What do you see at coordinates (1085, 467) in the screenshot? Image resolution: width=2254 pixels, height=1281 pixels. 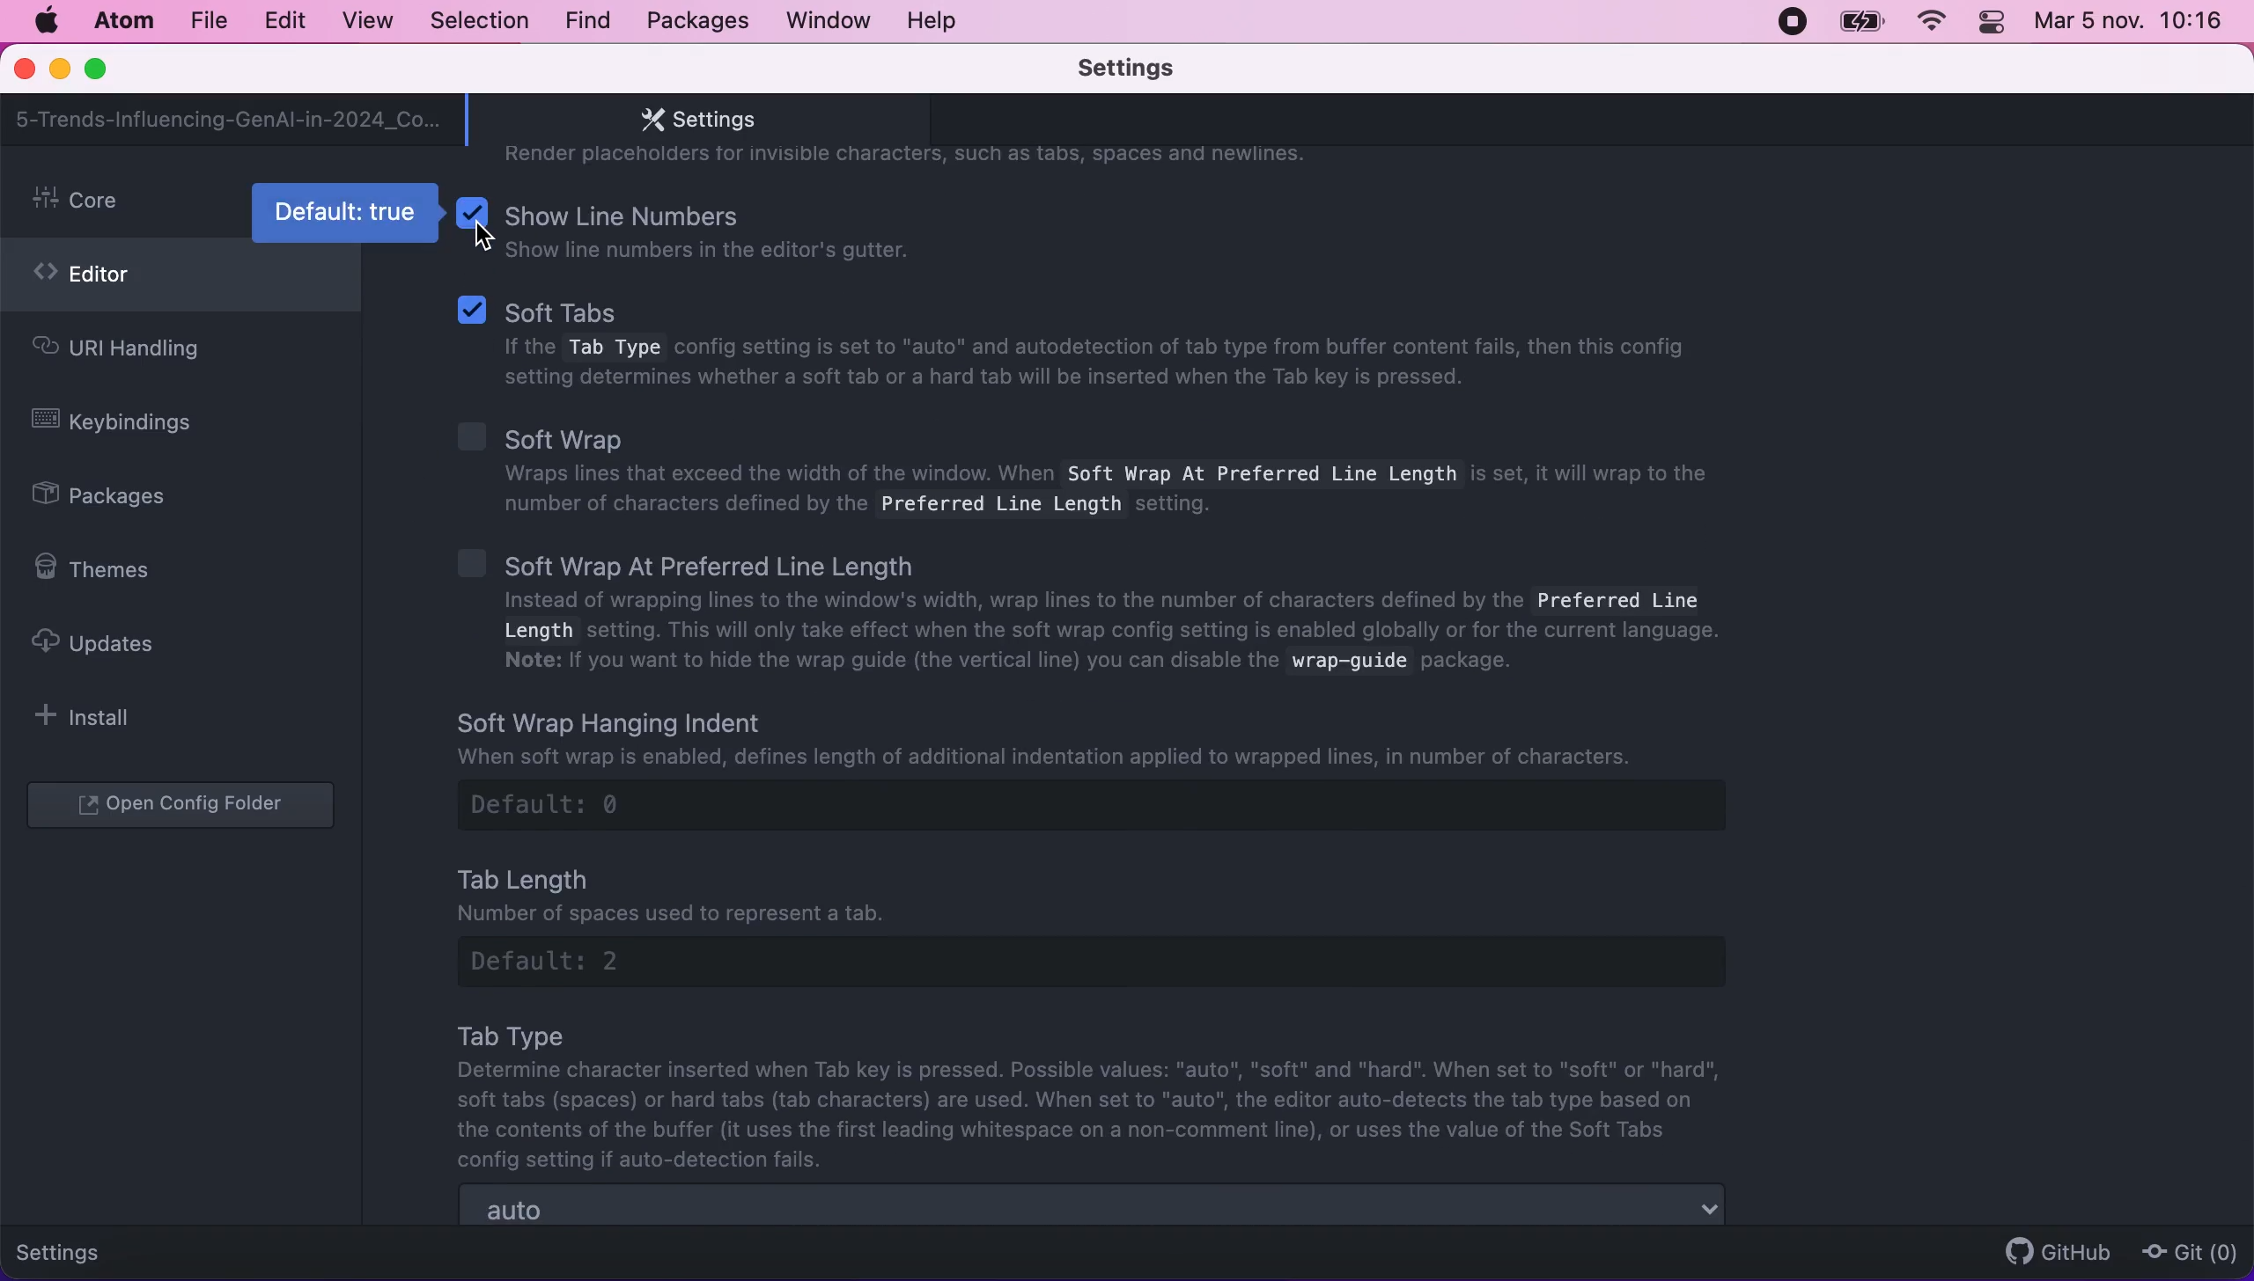 I see `soft wrap` at bounding box center [1085, 467].